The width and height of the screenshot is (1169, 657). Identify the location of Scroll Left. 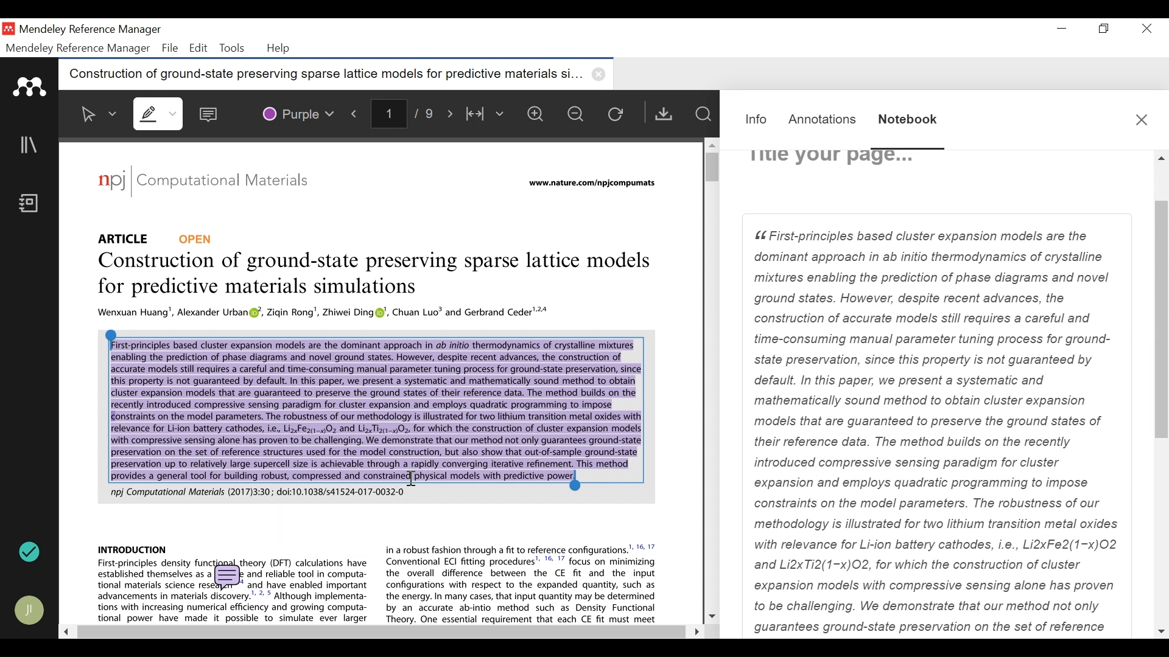
(65, 631).